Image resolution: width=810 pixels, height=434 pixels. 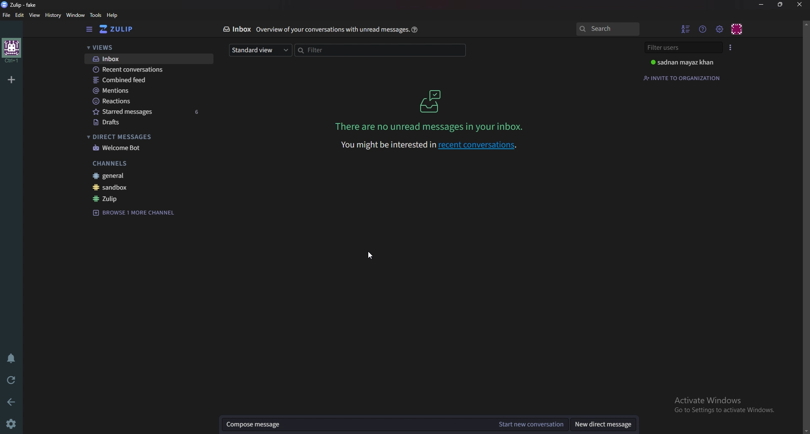 What do you see at coordinates (90, 29) in the screenshot?
I see `Hide sidebar` at bounding box center [90, 29].